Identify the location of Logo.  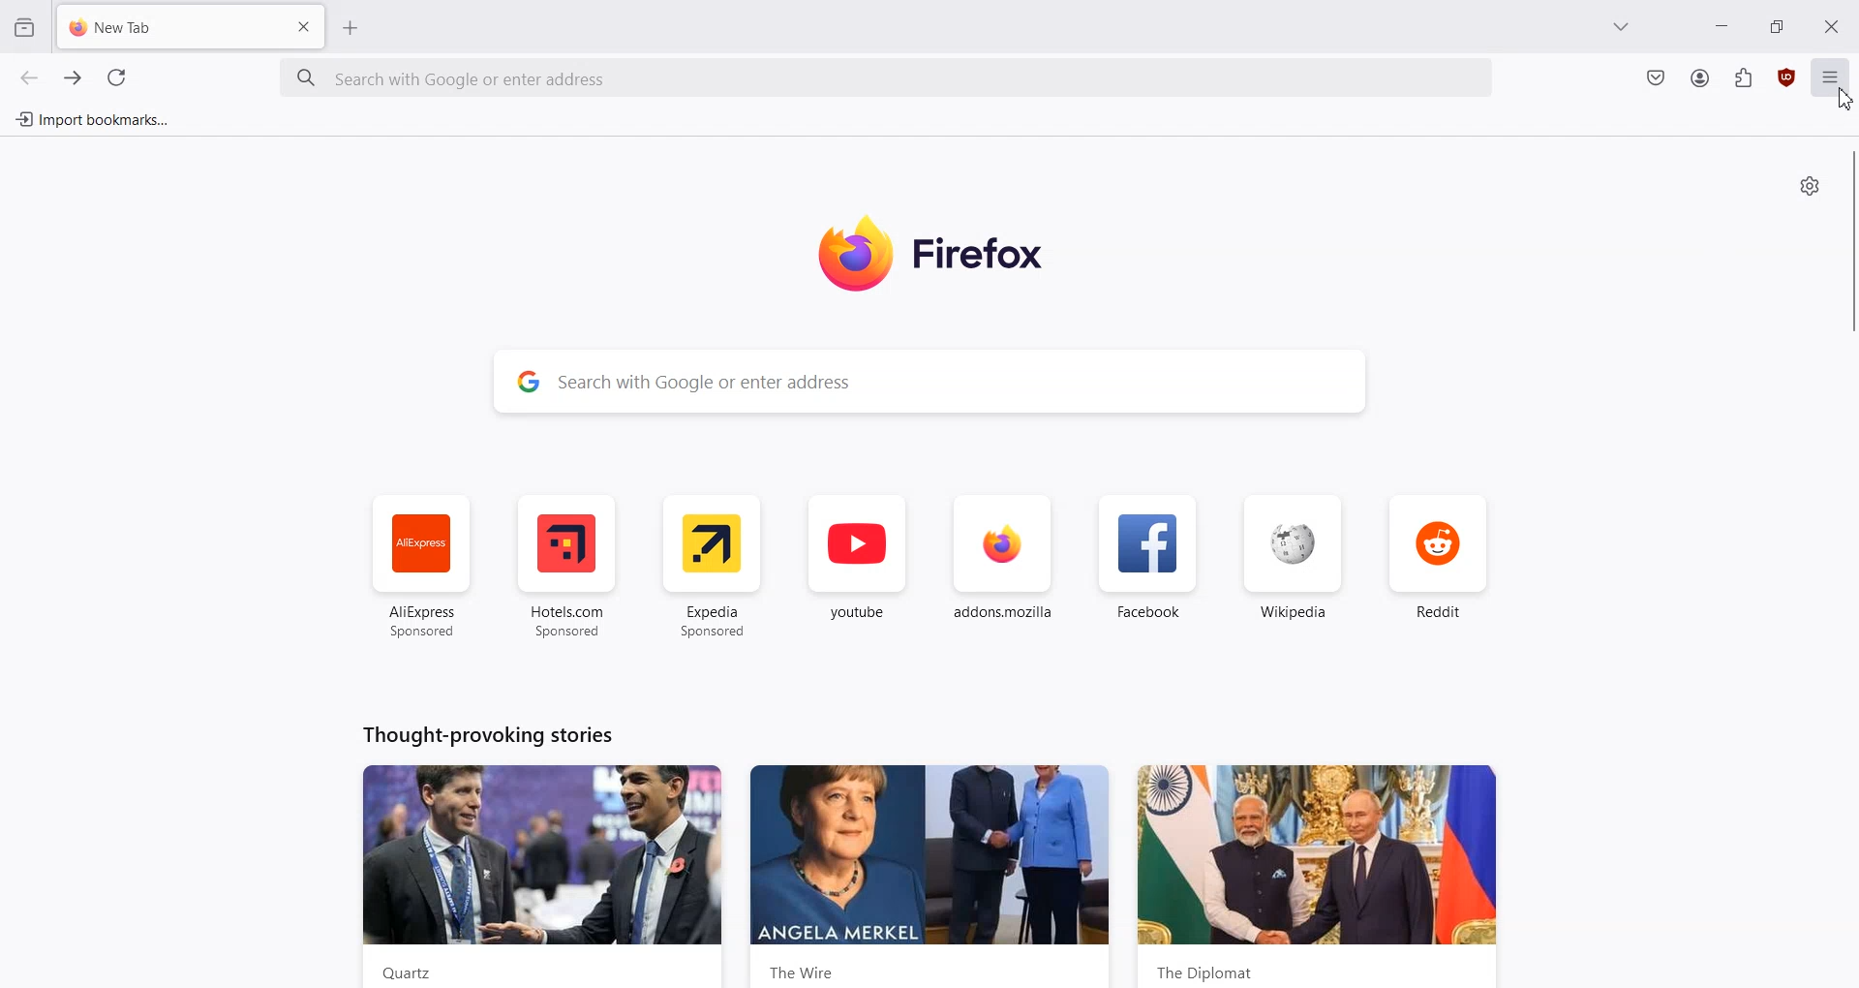
(959, 254).